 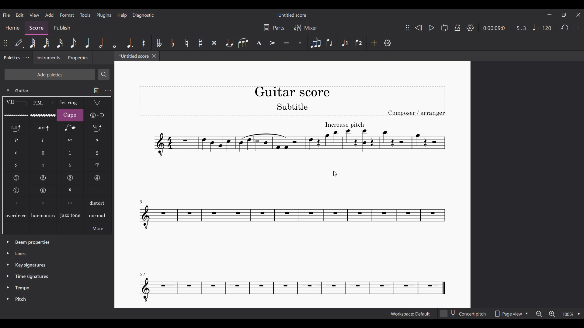 I want to click on Current workspace setting, so click(x=410, y=314).